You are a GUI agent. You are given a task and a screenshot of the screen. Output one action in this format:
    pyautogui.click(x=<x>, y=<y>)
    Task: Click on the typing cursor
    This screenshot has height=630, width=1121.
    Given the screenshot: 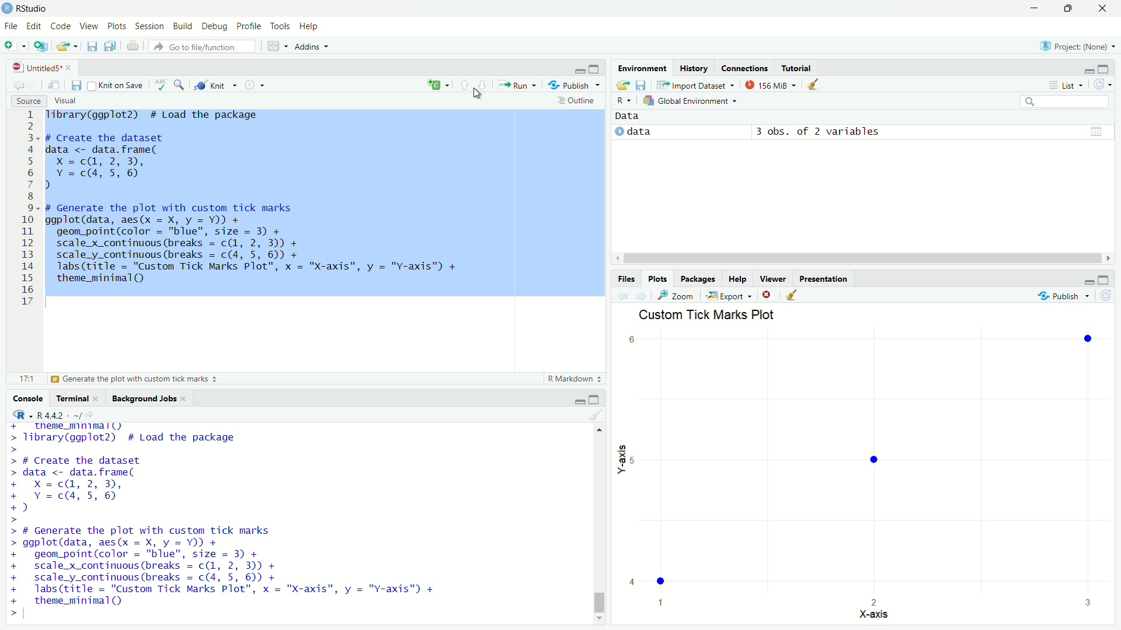 What is the action you would take?
    pyautogui.click(x=29, y=615)
    